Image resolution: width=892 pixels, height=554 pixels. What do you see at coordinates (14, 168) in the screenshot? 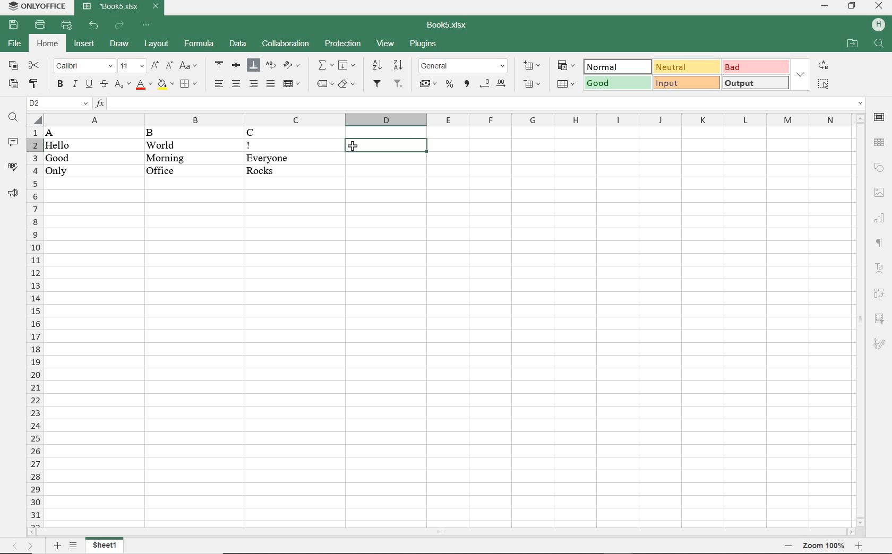
I see `spelling check` at bounding box center [14, 168].